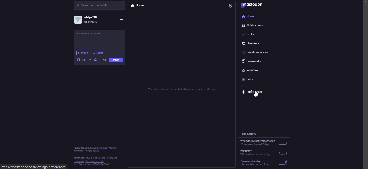 The height and width of the screenshot is (169, 368). Describe the element at coordinates (257, 52) in the screenshot. I see `private mentions` at that location.